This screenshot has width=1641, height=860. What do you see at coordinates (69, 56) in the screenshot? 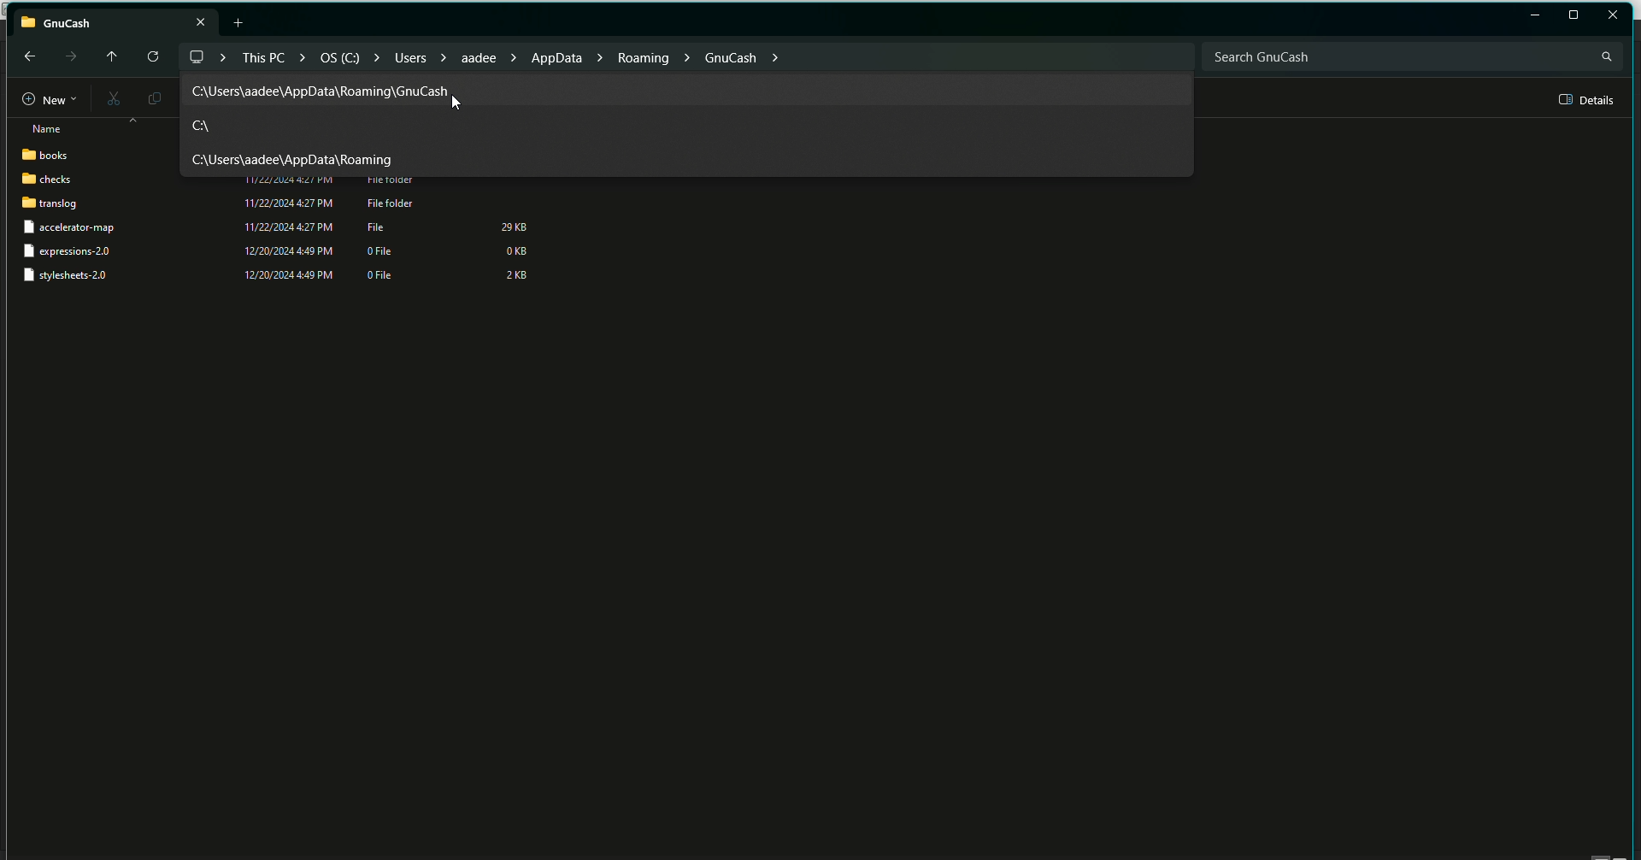
I see `Forward` at bounding box center [69, 56].